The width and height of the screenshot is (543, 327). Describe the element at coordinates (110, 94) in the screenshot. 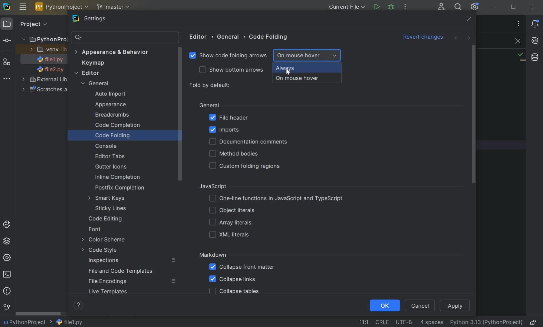

I see `AUTO IMPORT` at that location.